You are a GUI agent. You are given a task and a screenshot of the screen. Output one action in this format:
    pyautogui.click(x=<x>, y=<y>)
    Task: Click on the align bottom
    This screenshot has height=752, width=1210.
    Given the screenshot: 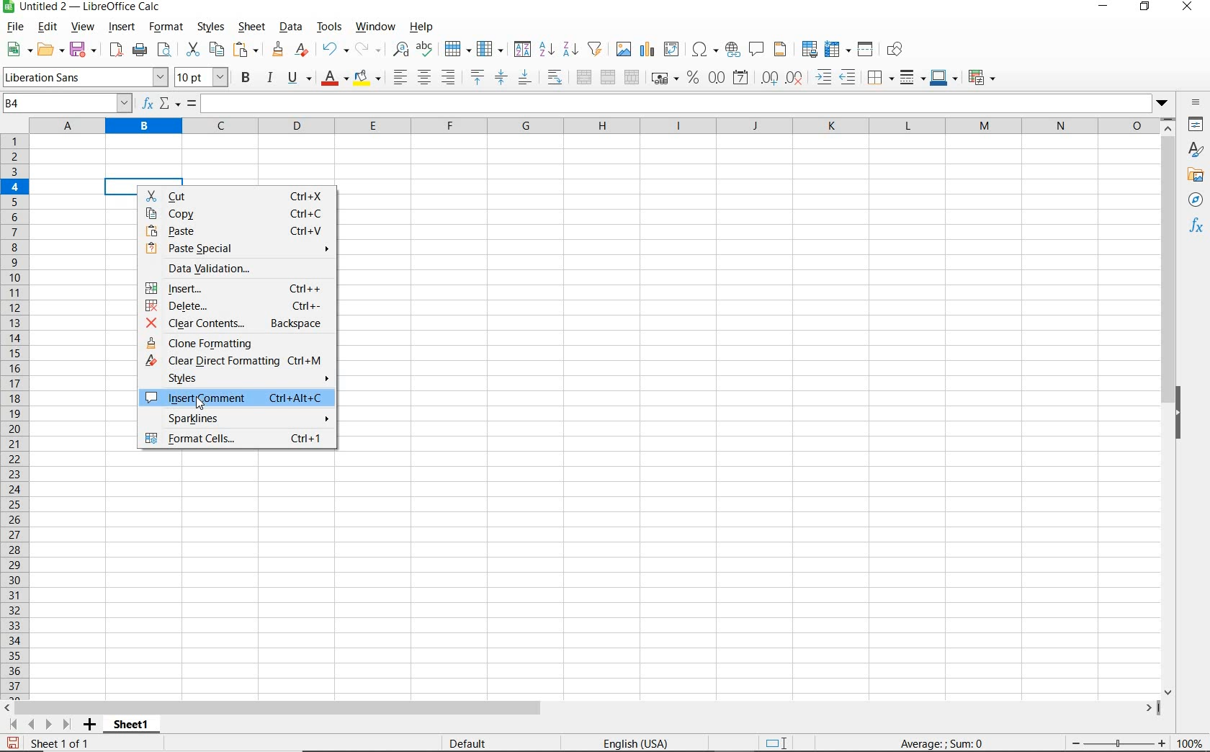 What is the action you would take?
    pyautogui.click(x=525, y=79)
    